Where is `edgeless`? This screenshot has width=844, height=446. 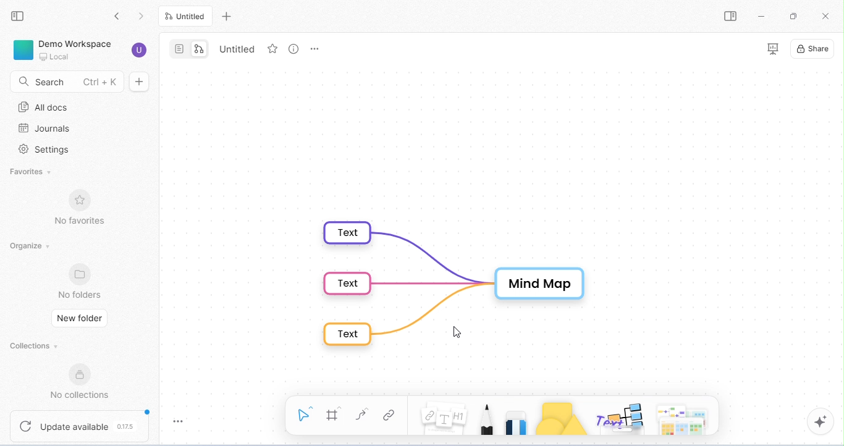 edgeless is located at coordinates (203, 49).